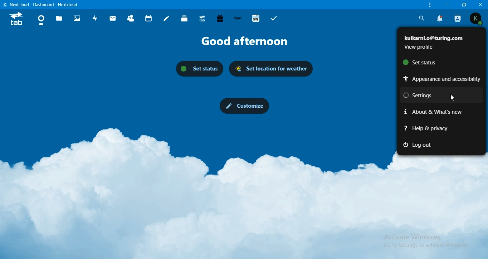 Image resolution: width=488 pixels, height=259 pixels. What do you see at coordinates (59, 19) in the screenshot?
I see `files` at bounding box center [59, 19].